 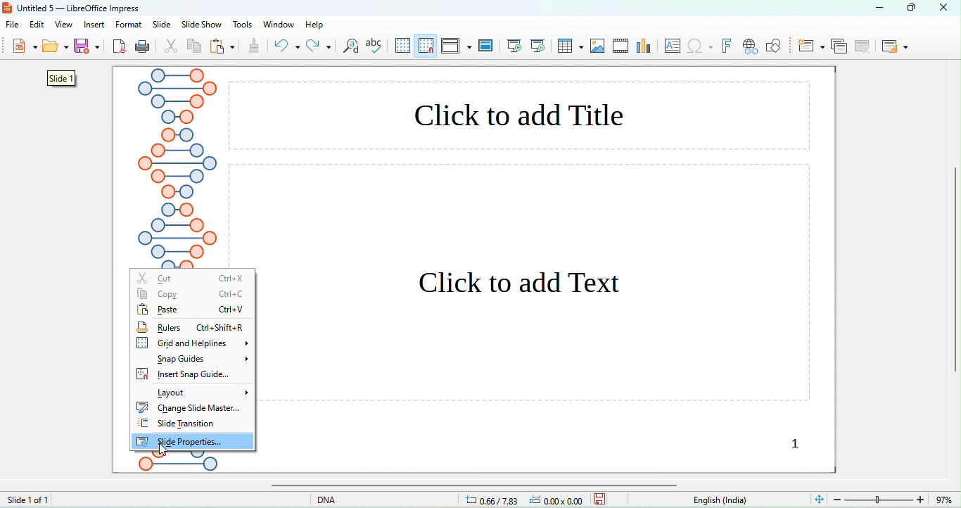 I want to click on close, so click(x=948, y=7).